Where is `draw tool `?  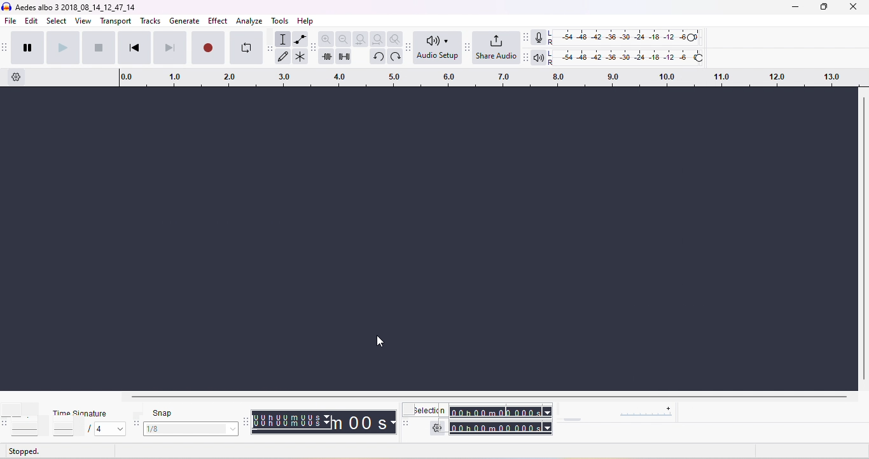 draw tool  is located at coordinates (283, 55).